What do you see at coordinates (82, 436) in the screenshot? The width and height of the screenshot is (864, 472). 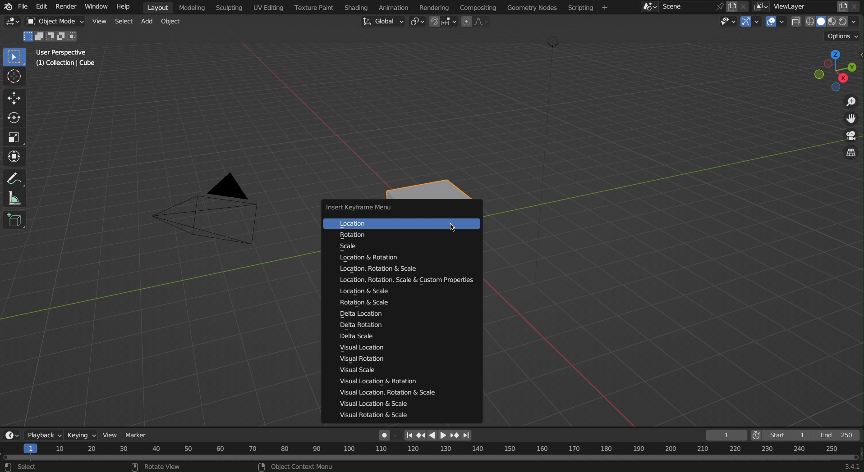 I see `Keying` at bounding box center [82, 436].